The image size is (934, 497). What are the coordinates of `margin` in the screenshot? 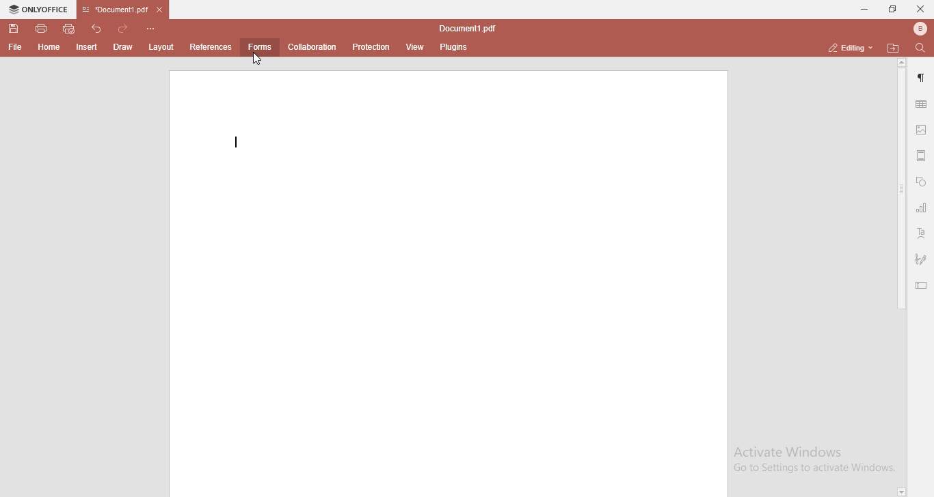 It's located at (922, 154).